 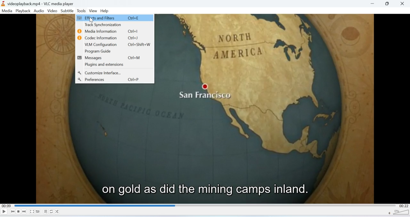 I want to click on Ctrl+E, so click(x=134, y=18).